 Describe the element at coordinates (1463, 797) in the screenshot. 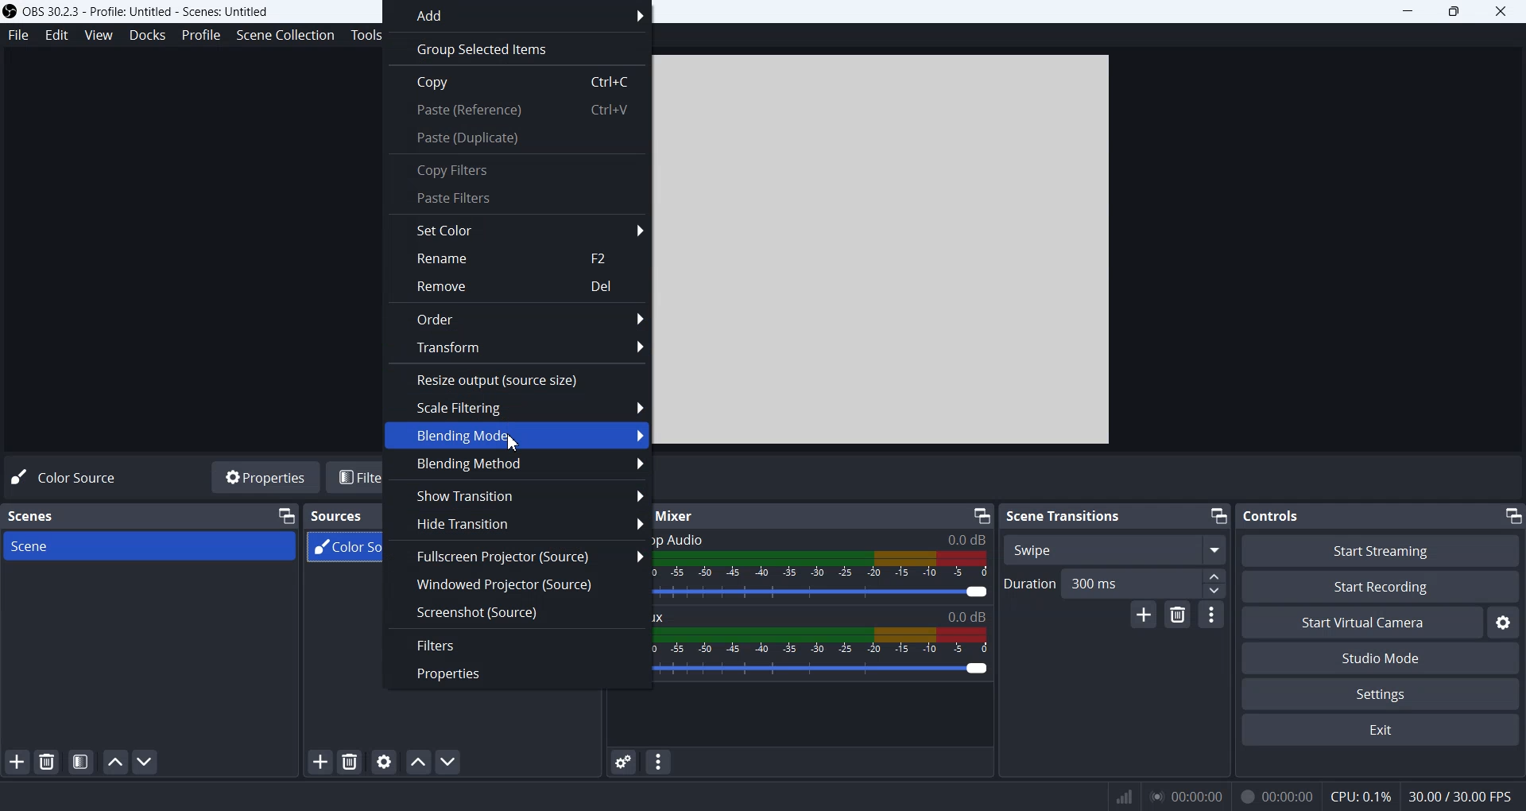

I see `30.00 / 30.00 FPS` at that location.